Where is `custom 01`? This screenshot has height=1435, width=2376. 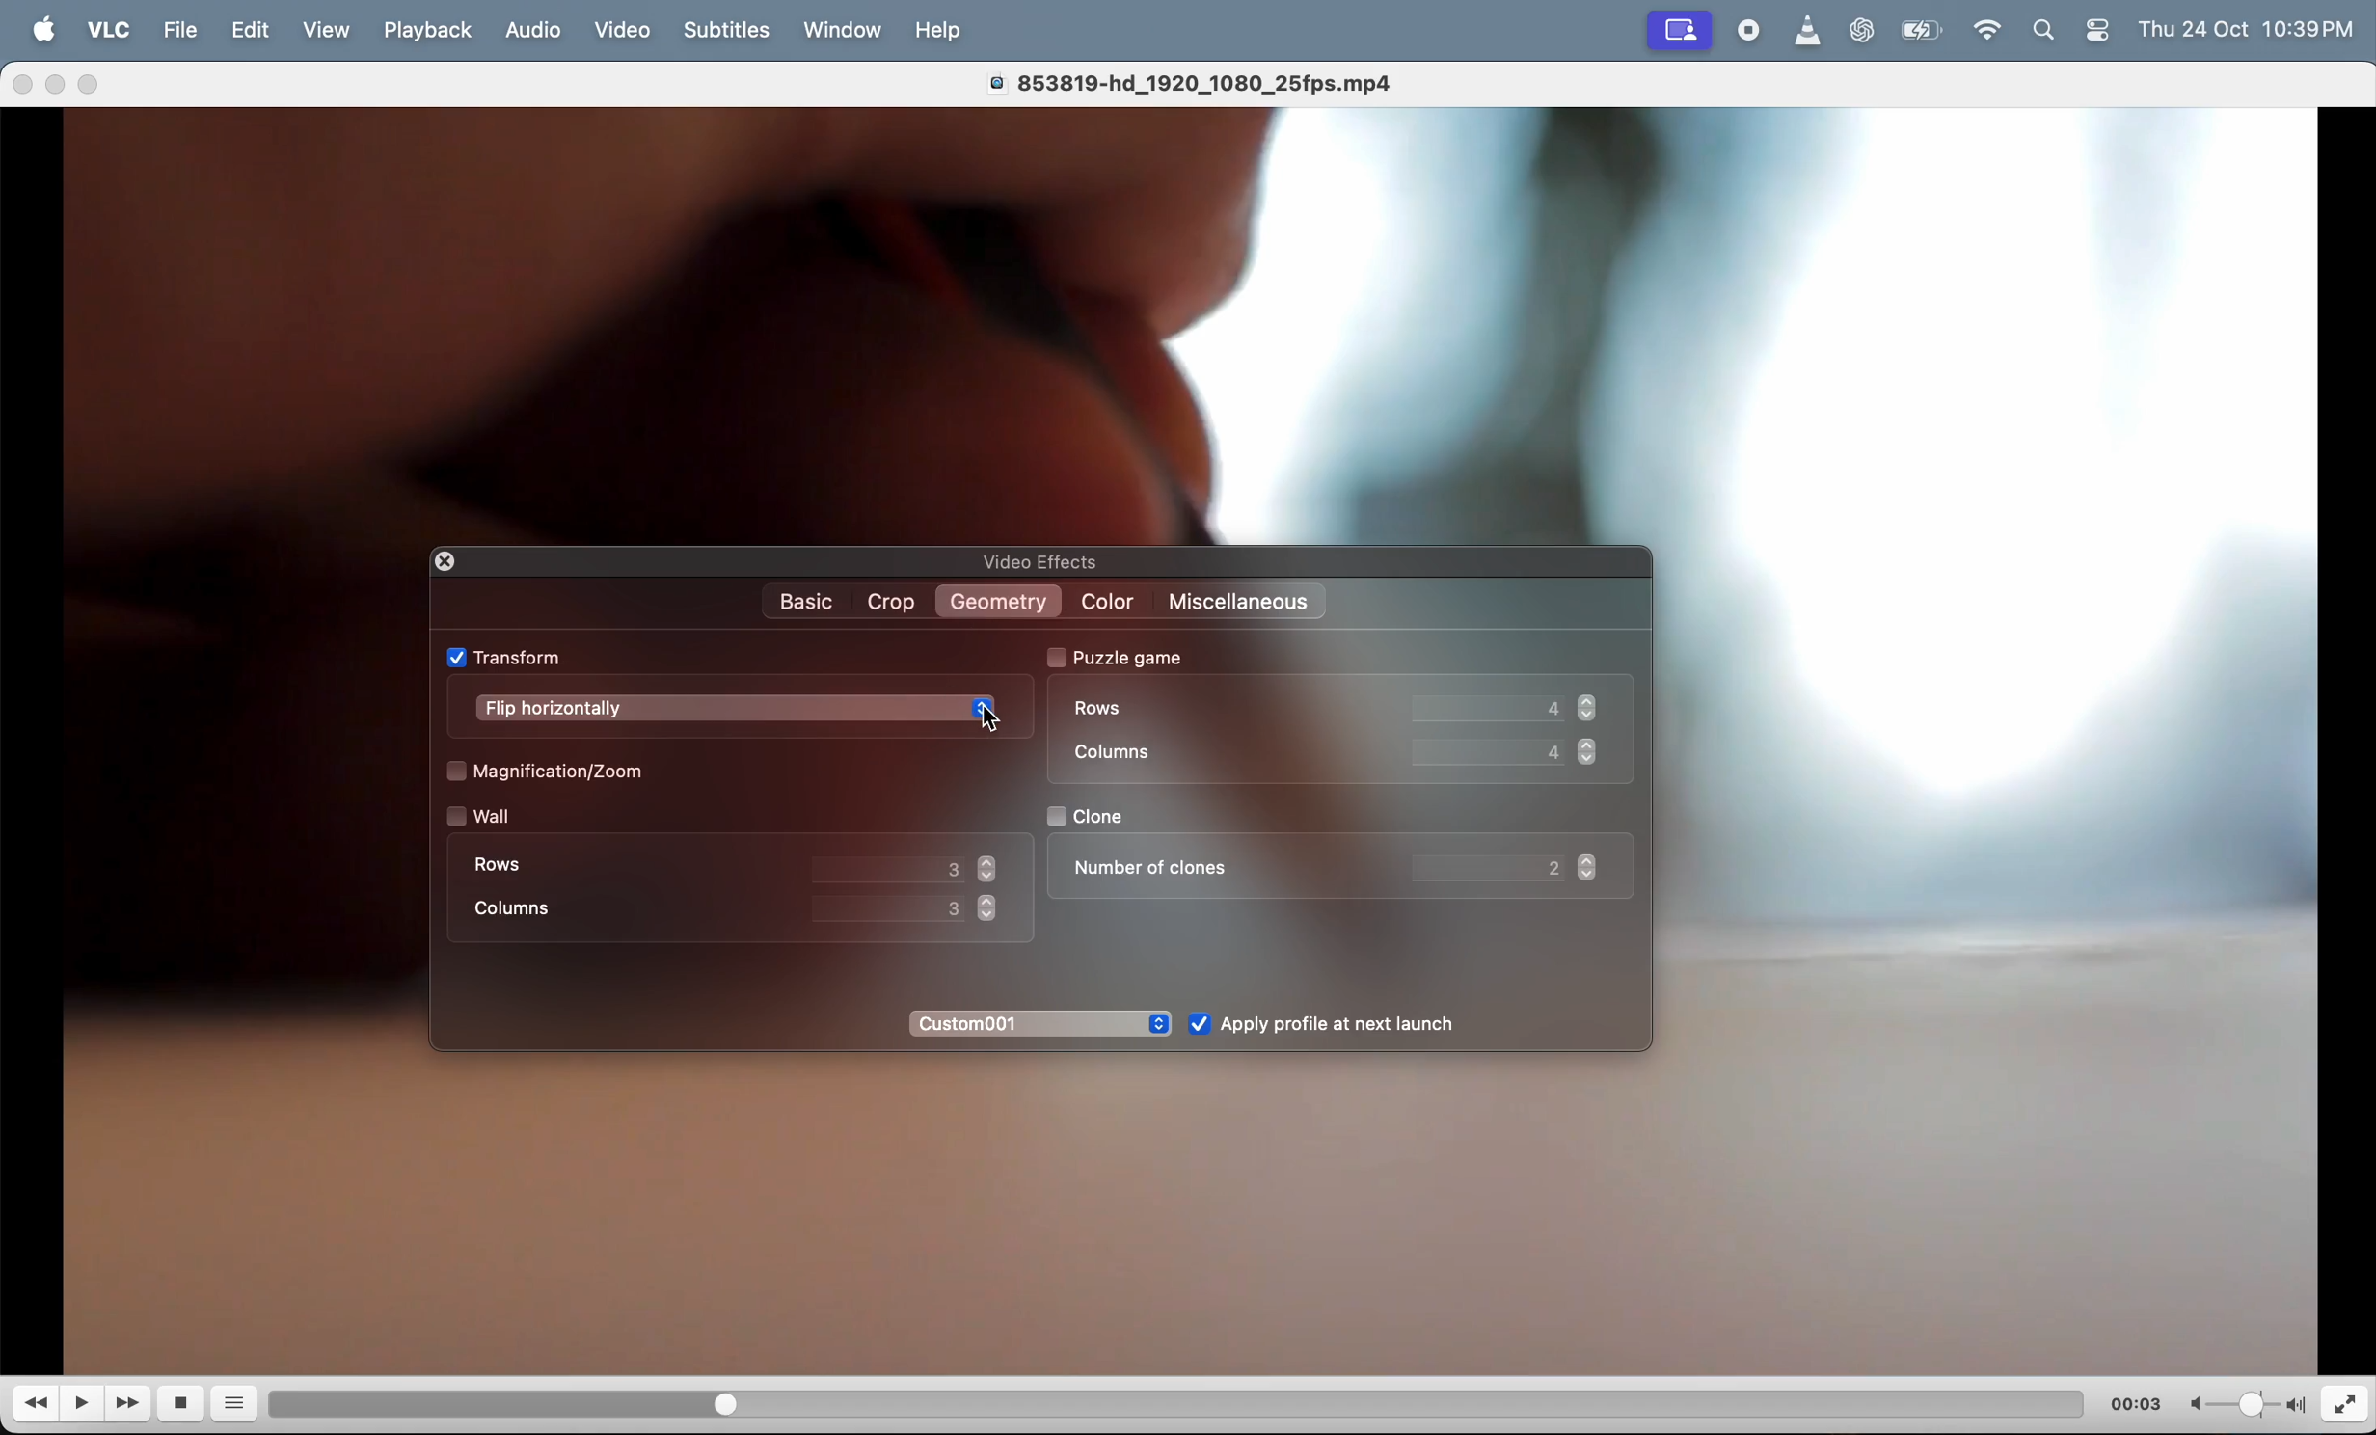 custom 01 is located at coordinates (1044, 1024).